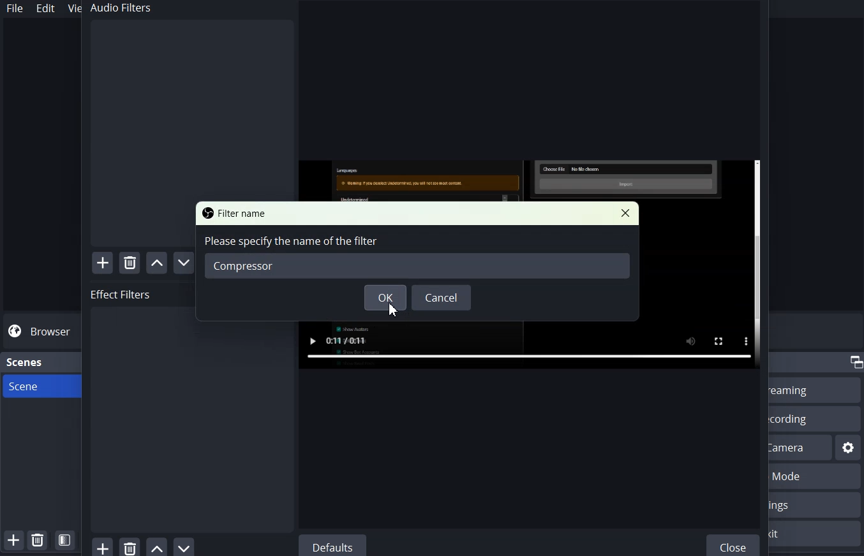 The height and width of the screenshot is (556, 864). What do you see at coordinates (157, 546) in the screenshot?
I see `Move Filter Up` at bounding box center [157, 546].